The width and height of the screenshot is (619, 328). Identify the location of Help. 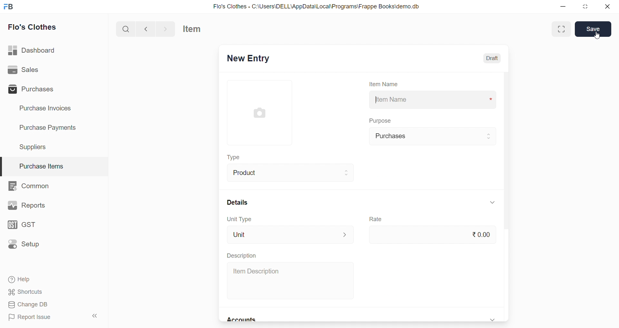
(51, 279).